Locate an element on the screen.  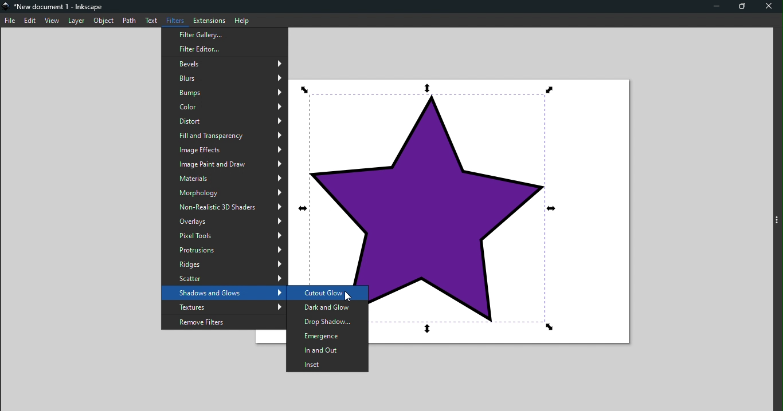
Bumps is located at coordinates (223, 94).